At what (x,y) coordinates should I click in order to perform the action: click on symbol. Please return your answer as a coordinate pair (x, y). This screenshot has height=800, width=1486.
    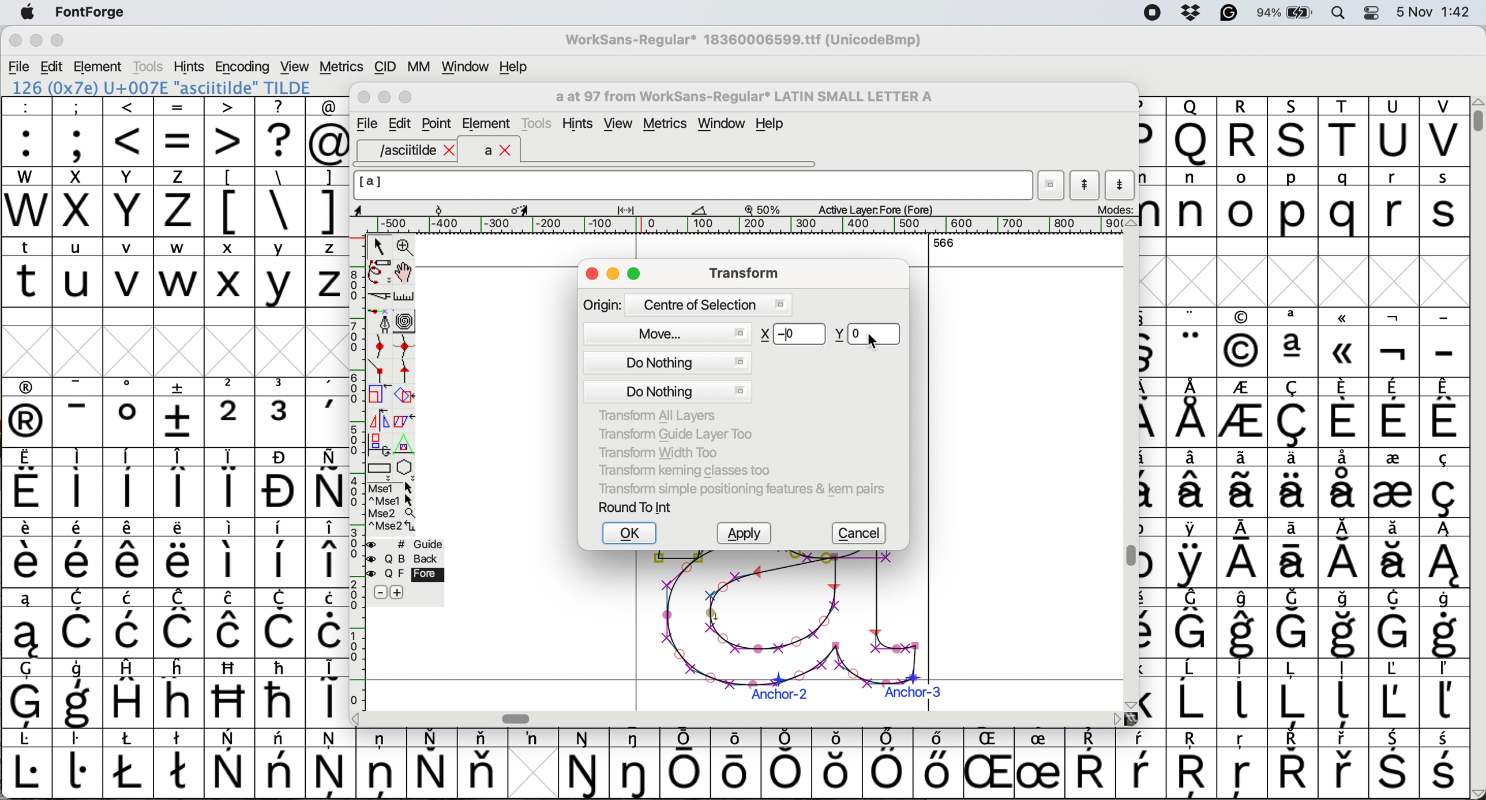
    Looking at the image, I should click on (180, 482).